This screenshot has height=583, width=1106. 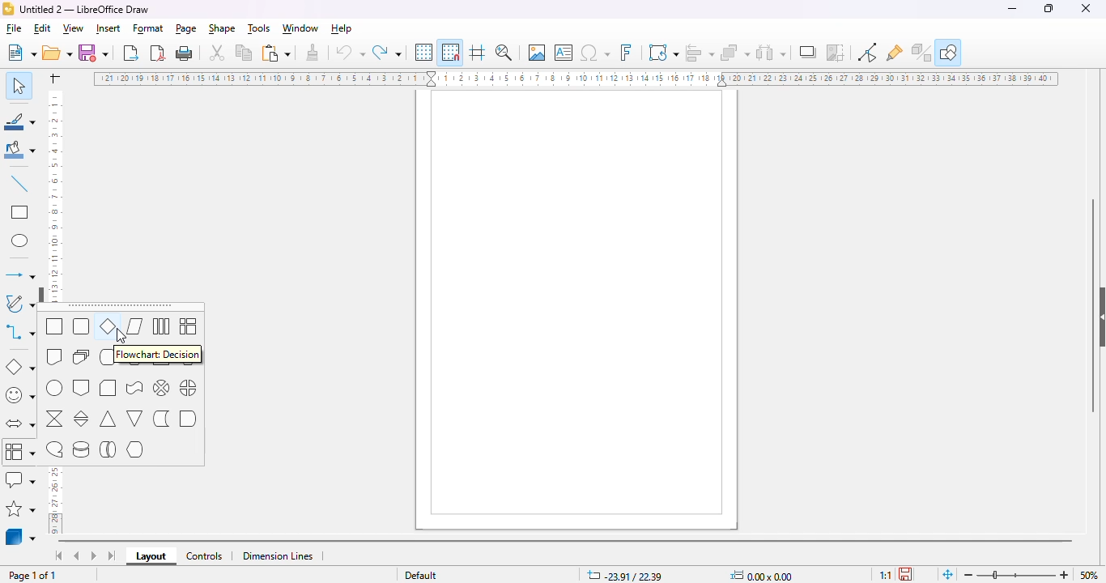 I want to click on flowchart: punched tape, so click(x=134, y=388).